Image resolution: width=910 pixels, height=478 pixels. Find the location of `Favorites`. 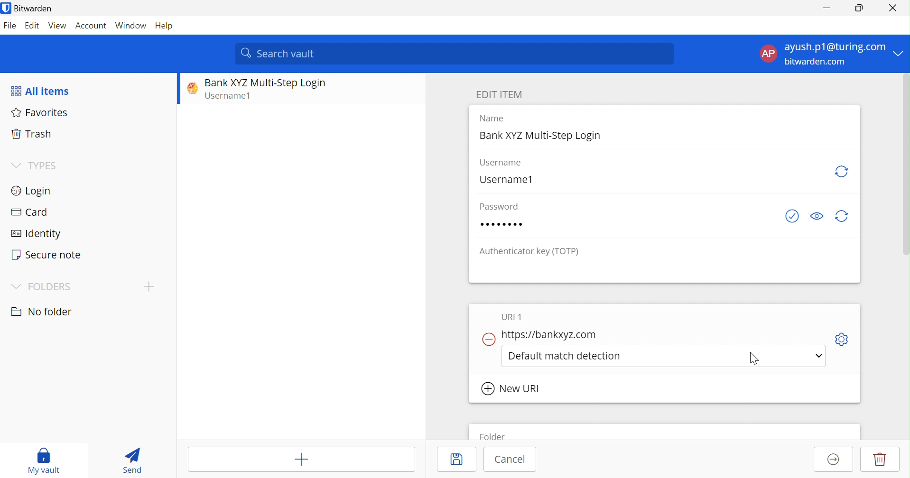

Favorites is located at coordinates (42, 113).